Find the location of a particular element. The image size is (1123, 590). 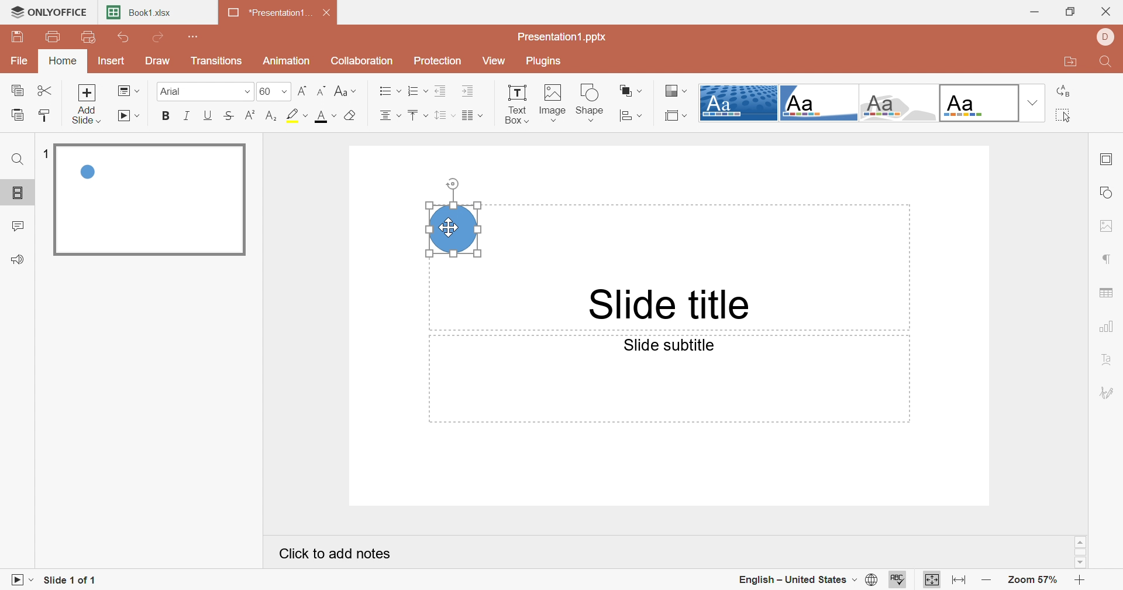

Copy style is located at coordinates (44, 114).